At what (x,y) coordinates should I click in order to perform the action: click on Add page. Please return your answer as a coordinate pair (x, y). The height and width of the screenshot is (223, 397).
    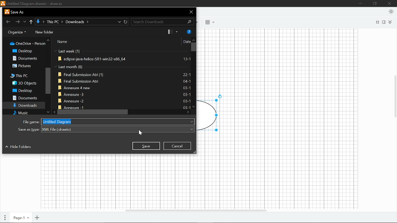
    Looking at the image, I should click on (38, 217).